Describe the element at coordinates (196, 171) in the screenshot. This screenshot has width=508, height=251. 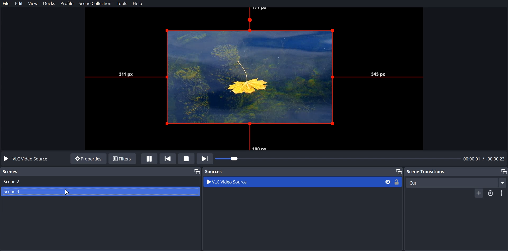
I see `Maximize window` at that location.